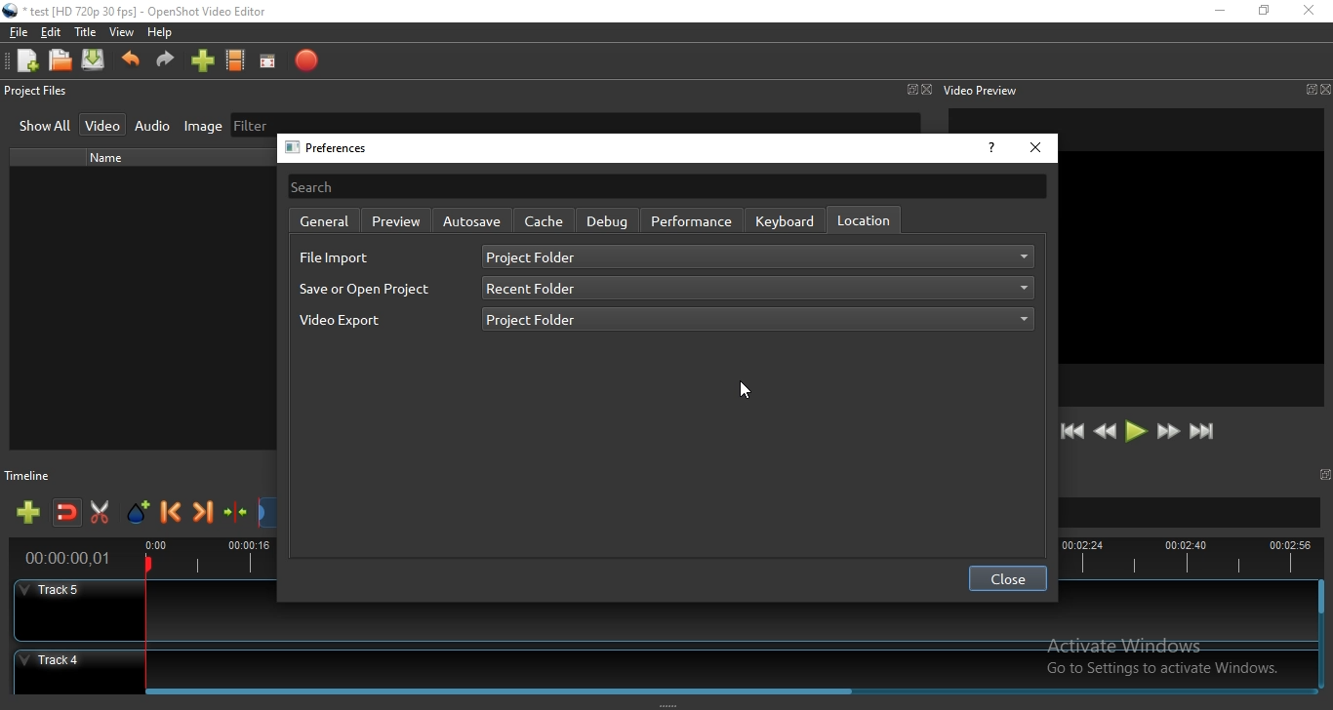  I want to click on preview, so click(396, 219).